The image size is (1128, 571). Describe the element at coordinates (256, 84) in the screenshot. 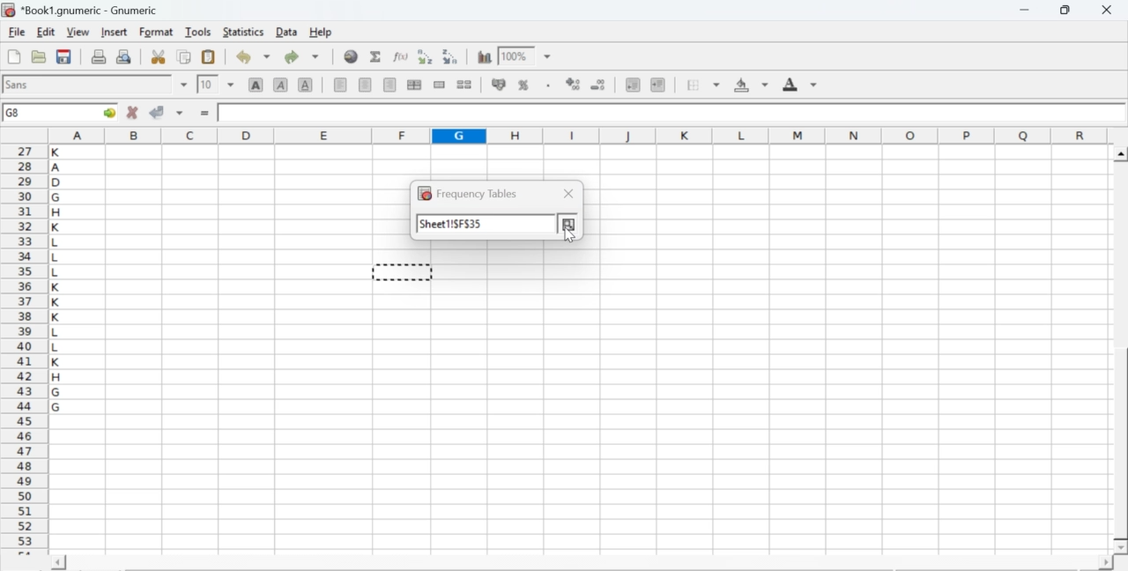

I see `bold` at that location.